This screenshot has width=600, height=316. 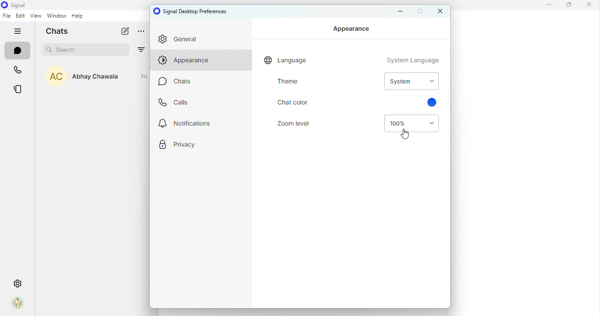 What do you see at coordinates (401, 11) in the screenshot?
I see `minimize` at bounding box center [401, 11].